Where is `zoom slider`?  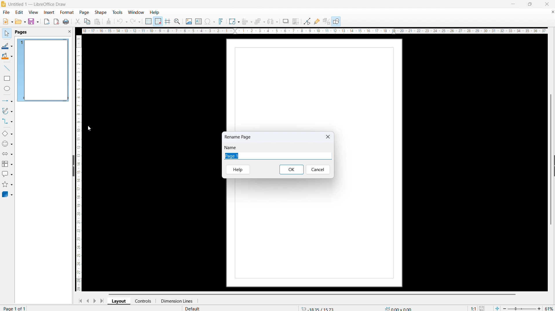
zoom slider is located at coordinates (522, 308).